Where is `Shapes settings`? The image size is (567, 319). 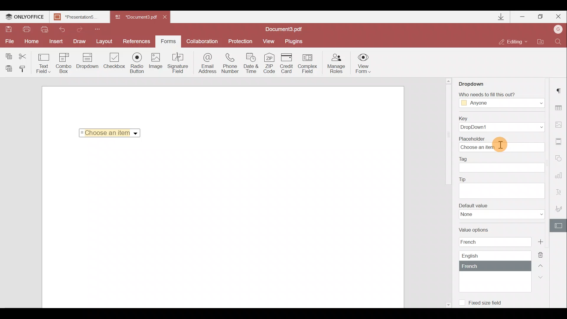
Shapes settings is located at coordinates (560, 159).